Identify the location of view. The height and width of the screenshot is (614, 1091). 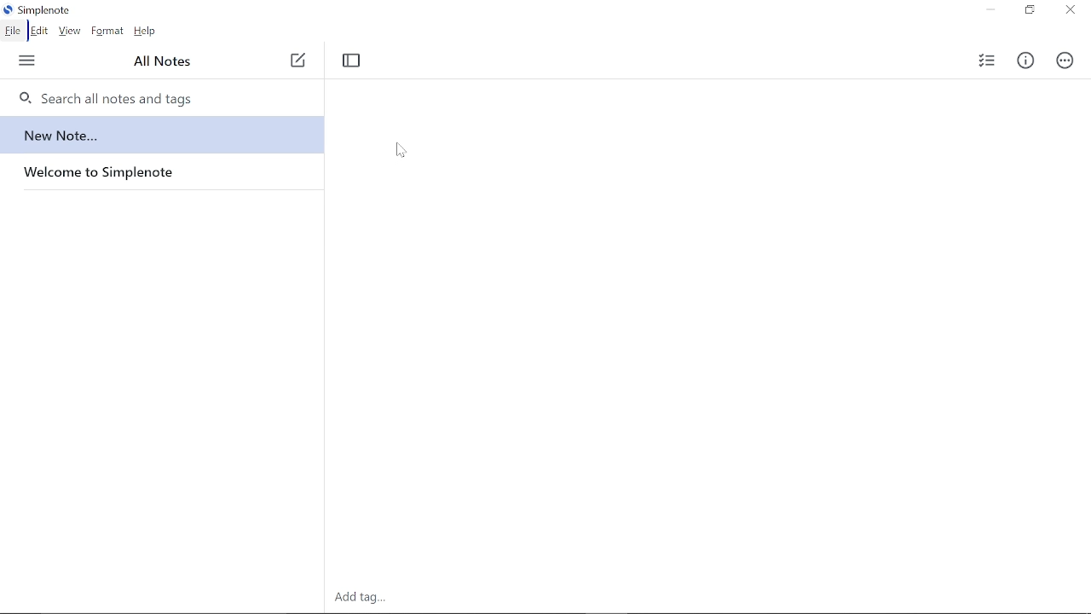
(71, 32).